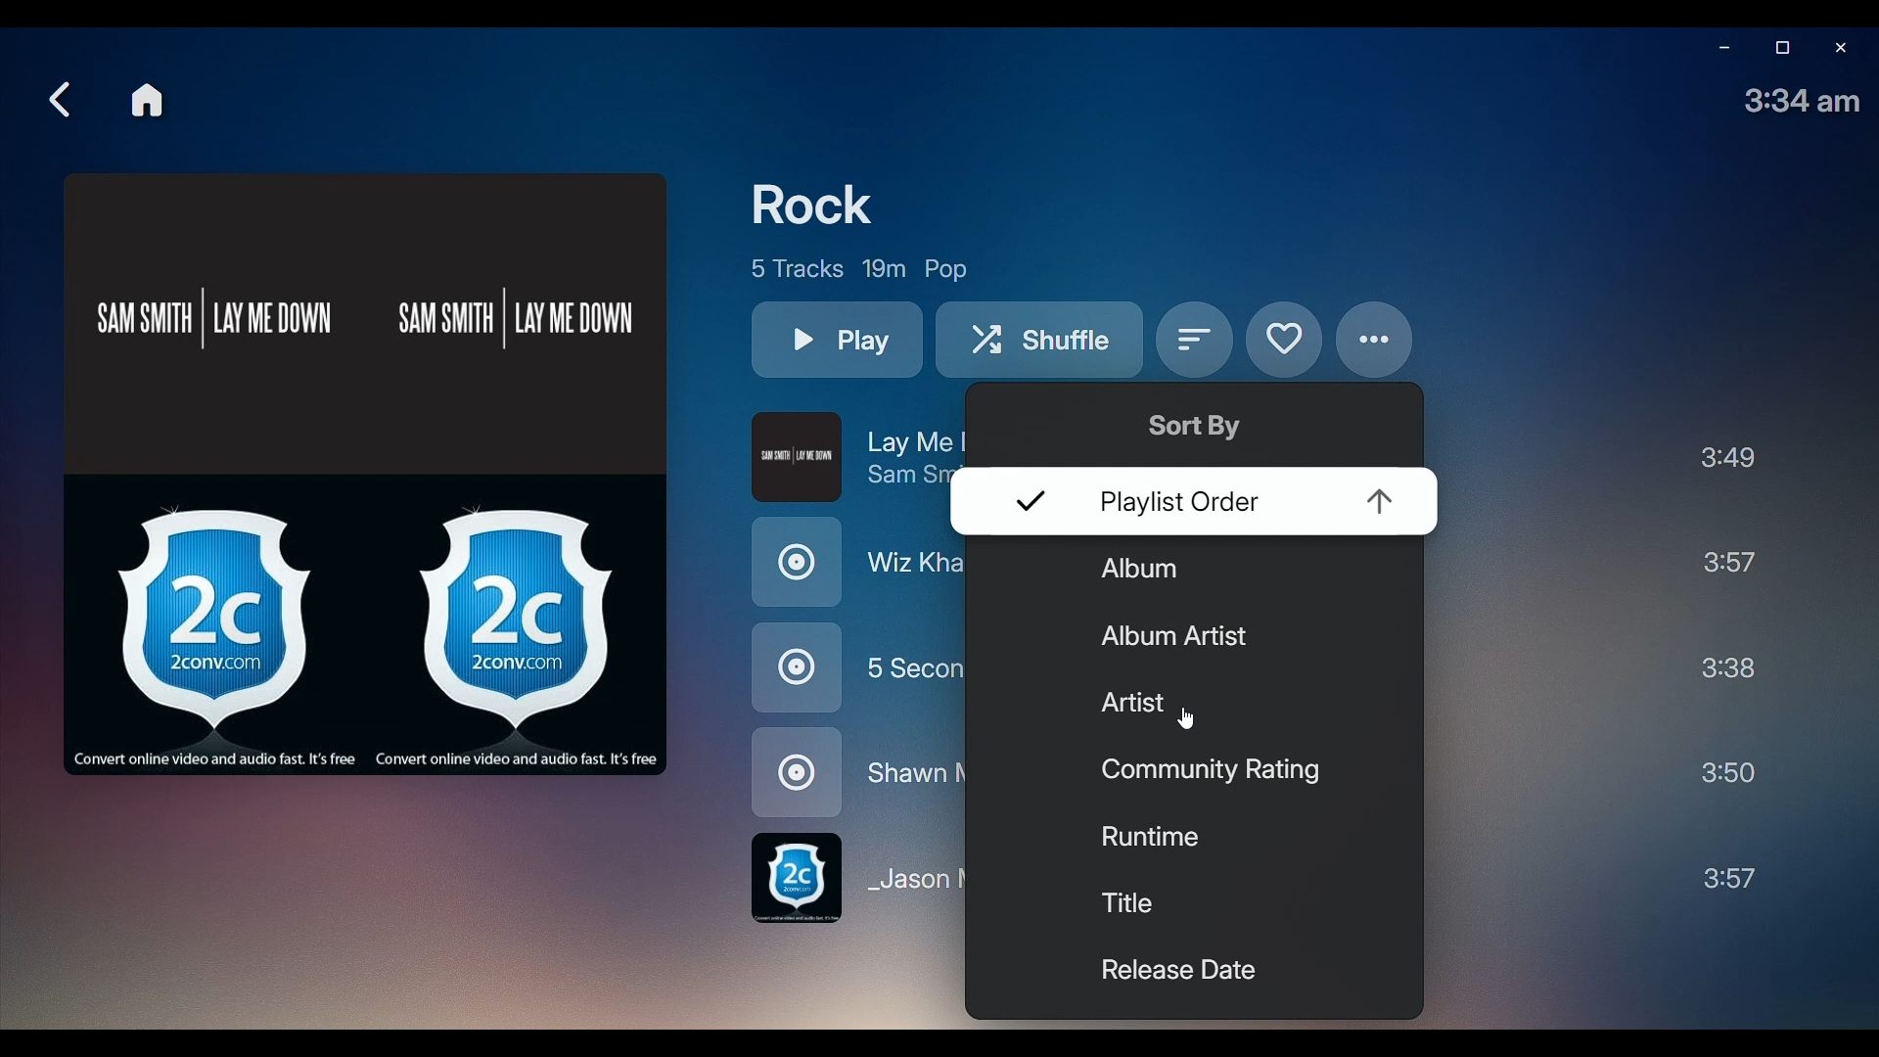 The image size is (1879, 1057). Describe the element at coordinates (1719, 51) in the screenshot. I see `Minimize` at that location.